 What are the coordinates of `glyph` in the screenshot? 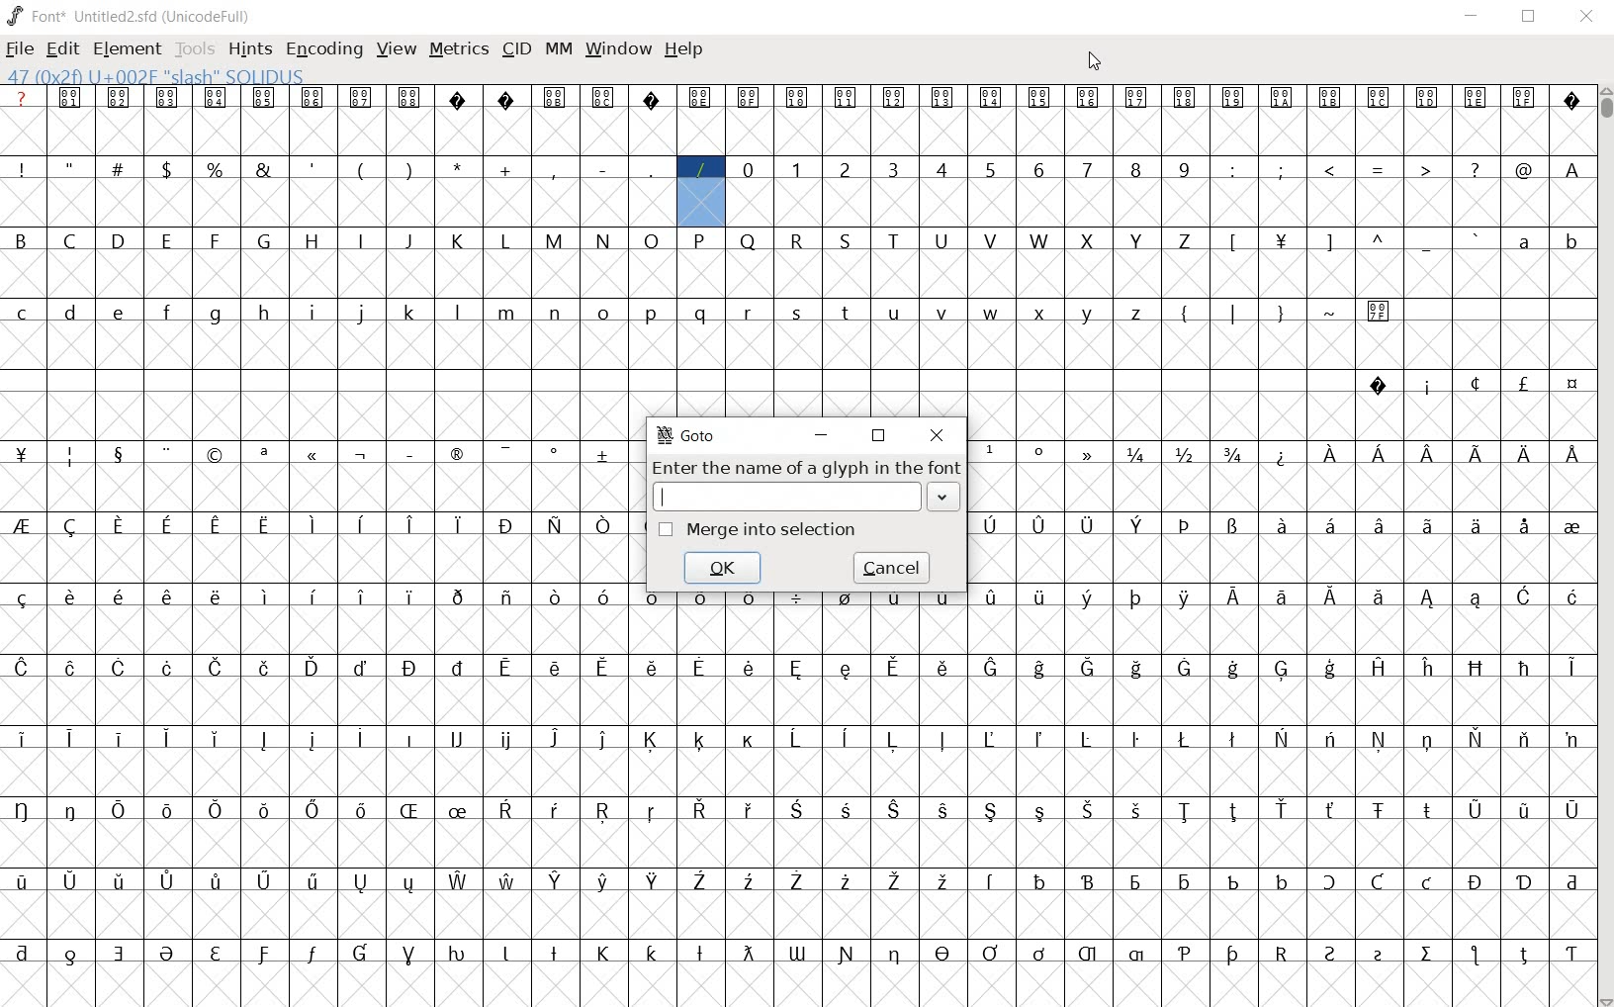 It's located at (1425, 168).